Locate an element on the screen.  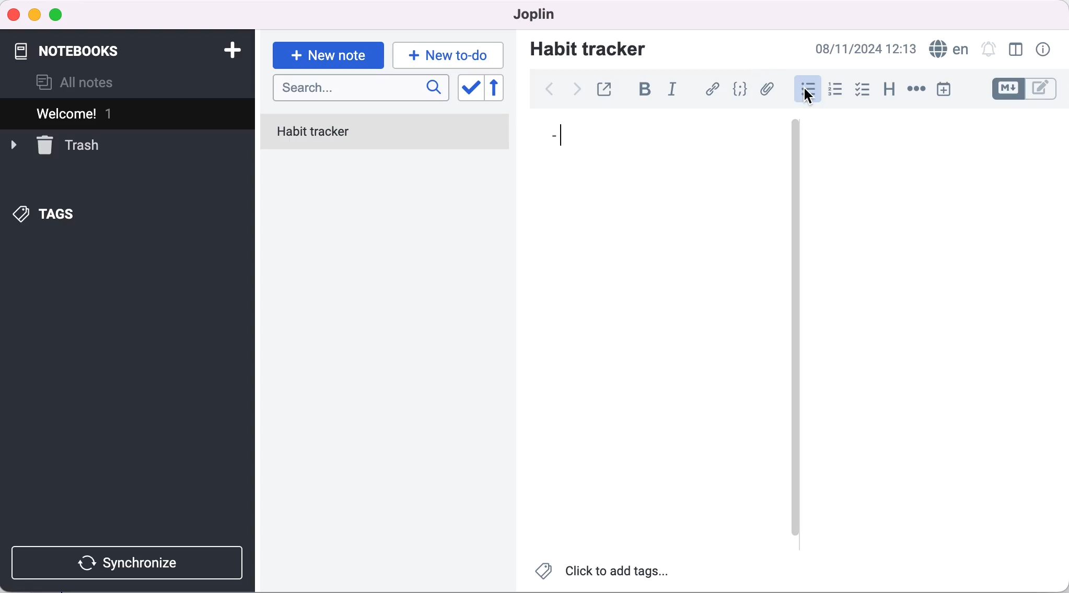
italic is located at coordinates (675, 91).